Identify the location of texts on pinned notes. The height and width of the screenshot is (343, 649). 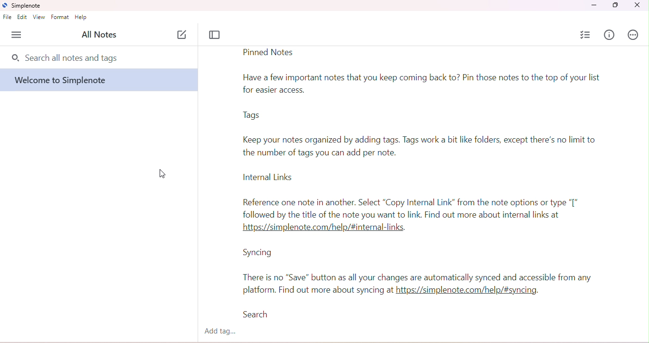
(423, 85).